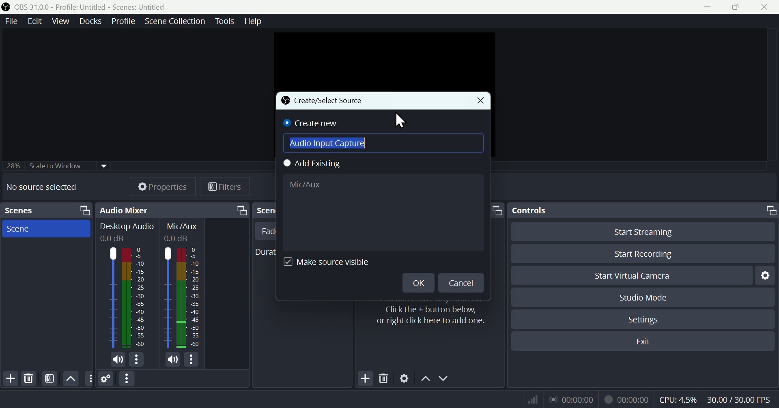 The image size is (779, 408). Describe the element at coordinates (323, 101) in the screenshot. I see `Create/Select Source` at that location.